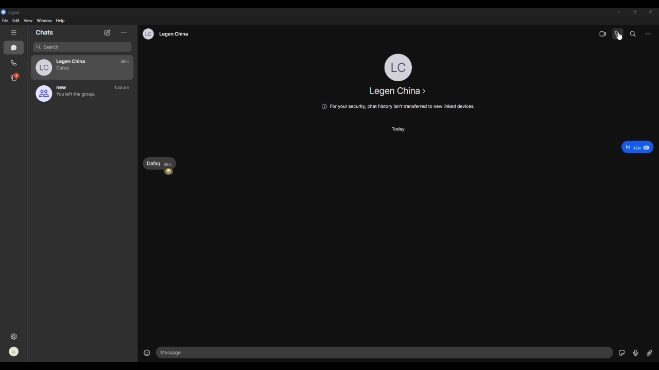  Describe the element at coordinates (14, 33) in the screenshot. I see `hide tabs` at that location.